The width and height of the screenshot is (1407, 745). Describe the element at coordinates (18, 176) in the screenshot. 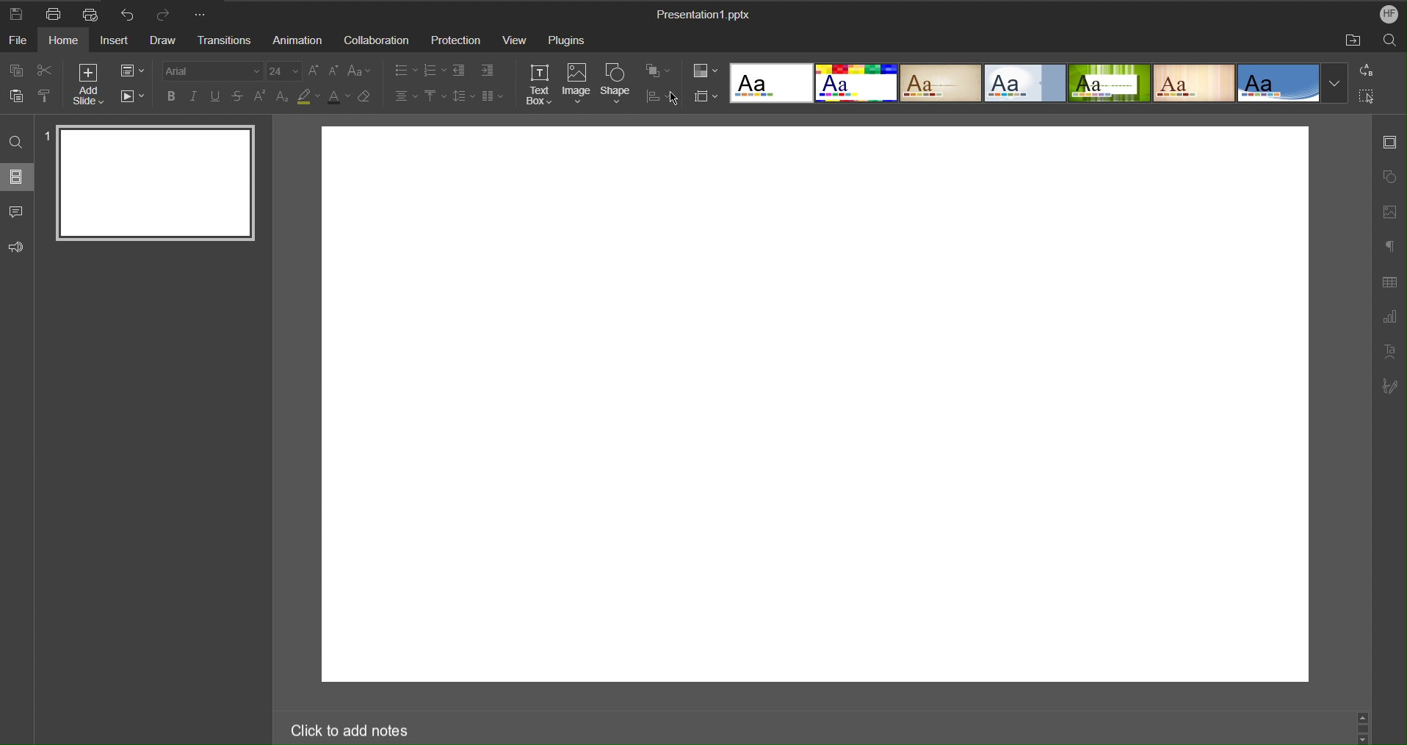

I see `Slides` at that location.